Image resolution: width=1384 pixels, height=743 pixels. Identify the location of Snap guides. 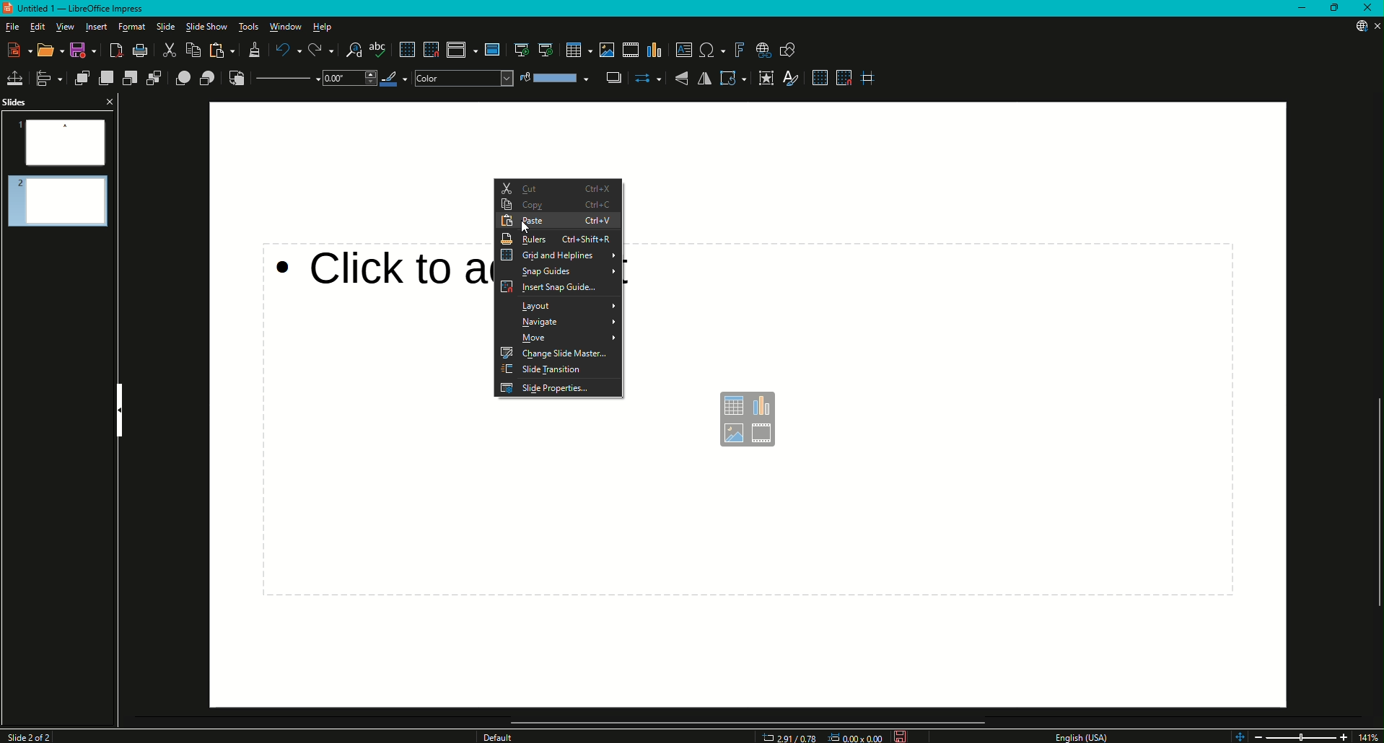
(559, 271).